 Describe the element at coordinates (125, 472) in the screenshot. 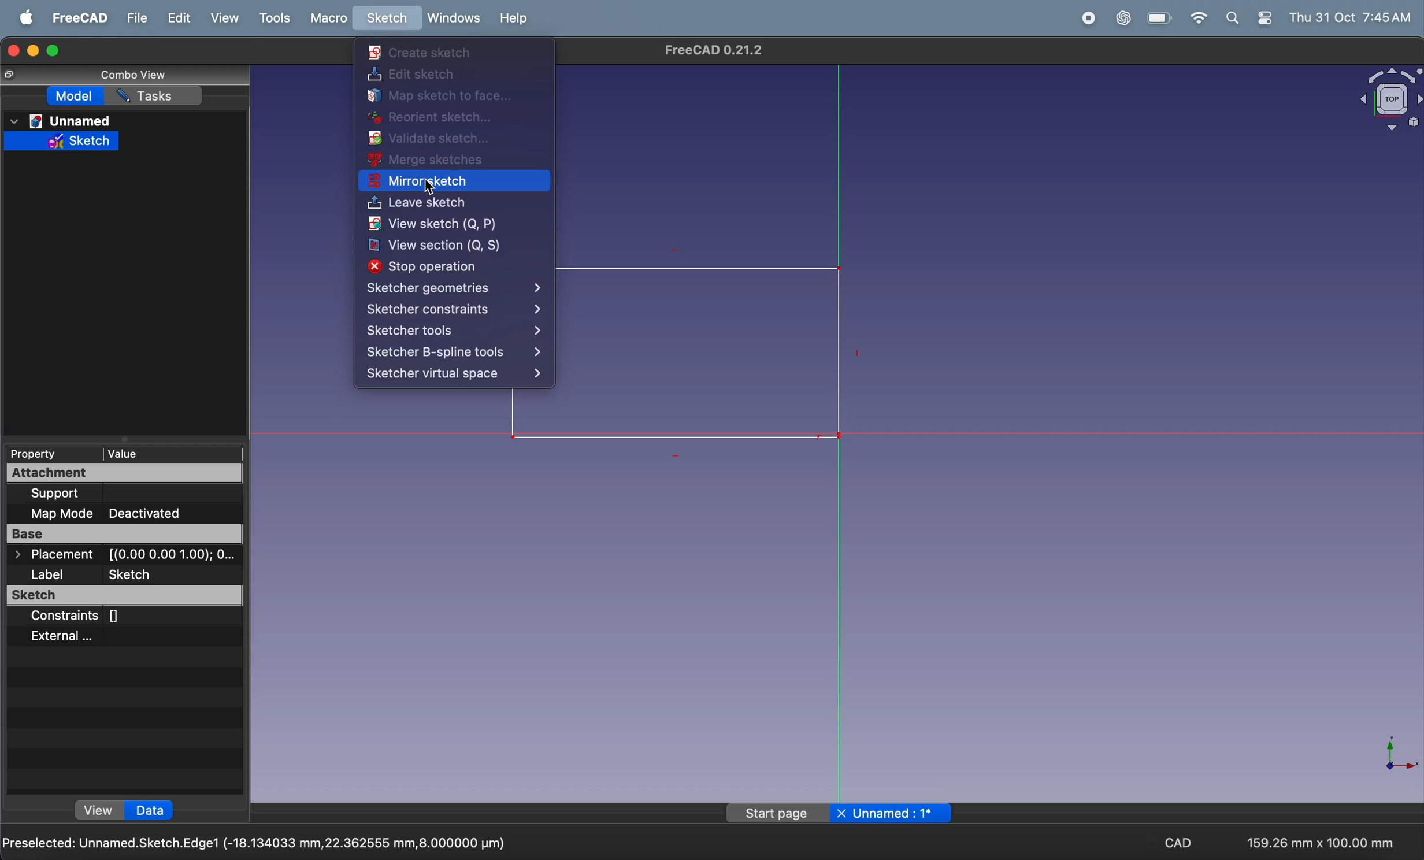

I see `attachment` at that location.